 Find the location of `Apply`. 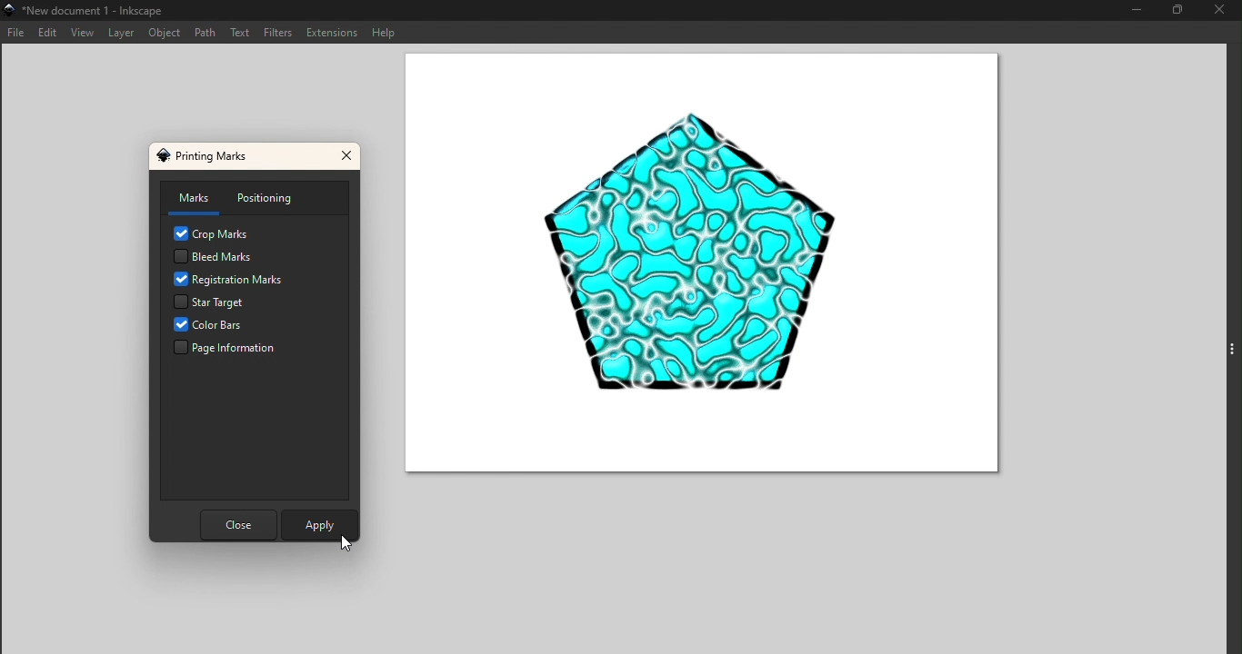

Apply is located at coordinates (316, 522).